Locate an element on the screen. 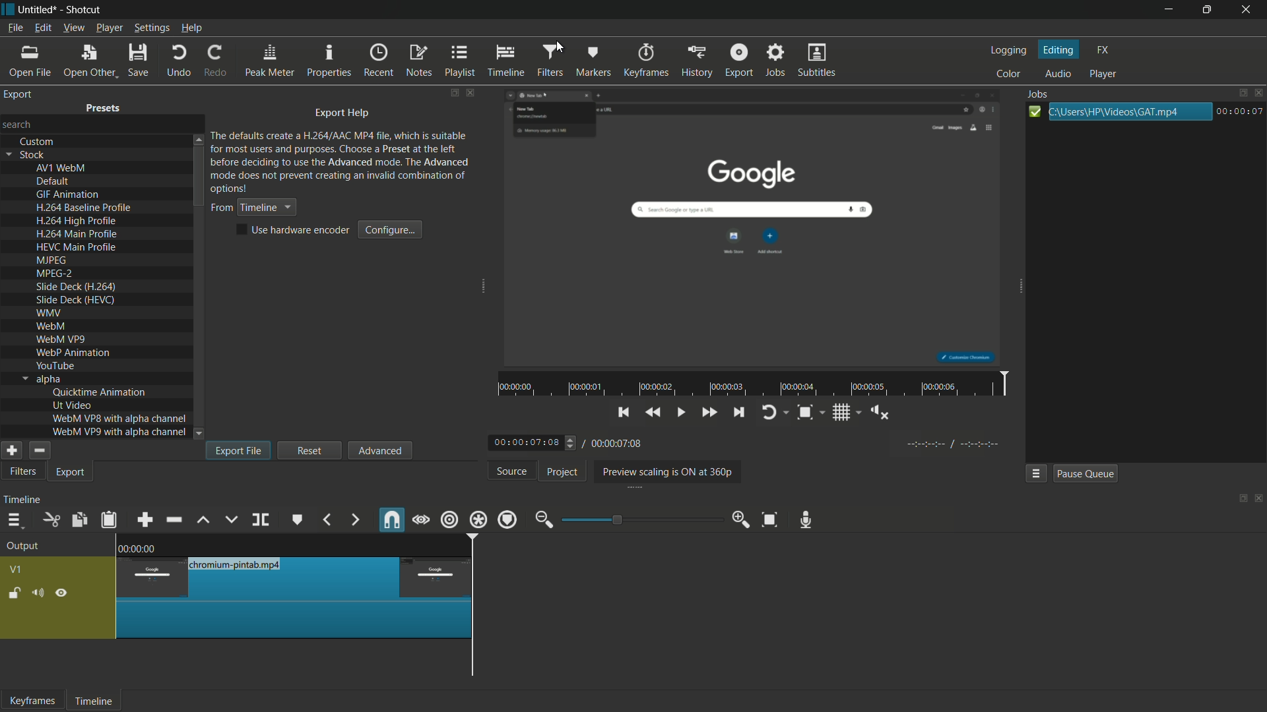 The height and width of the screenshot is (712, 1267). Configure is located at coordinates (387, 228).